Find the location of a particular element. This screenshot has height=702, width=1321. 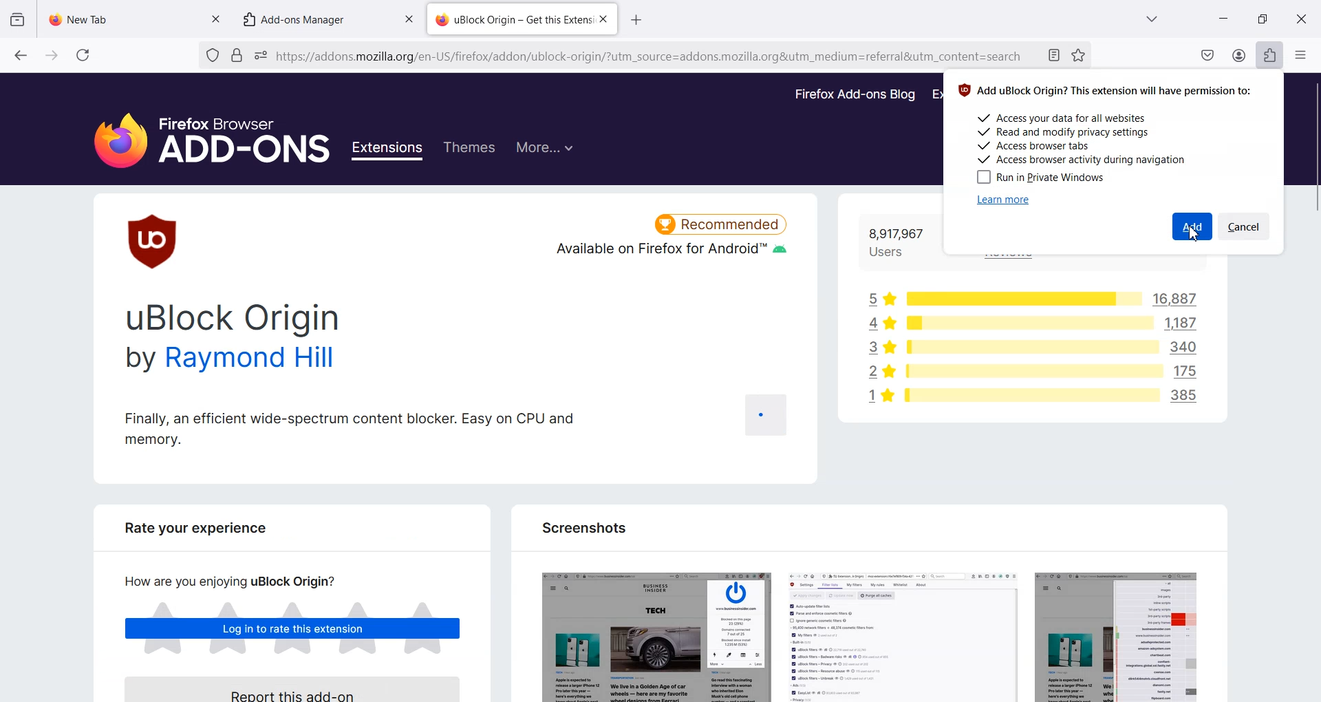

Cancel is located at coordinates (1247, 226).